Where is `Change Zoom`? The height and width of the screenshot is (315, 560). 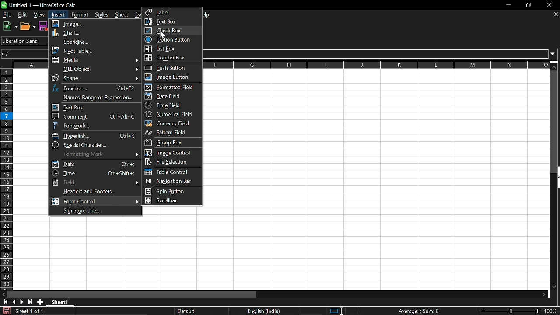 Change Zoom is located at coordinates (511, 311).